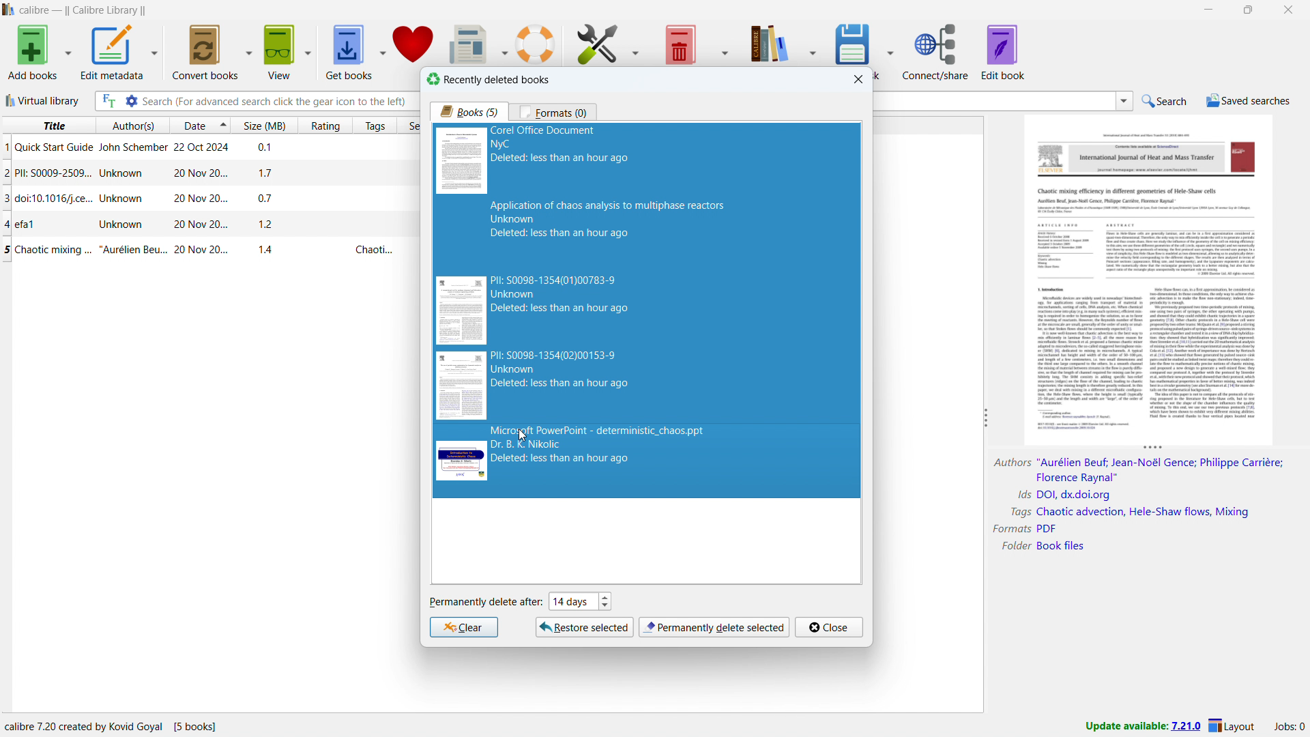  What do you see at coordinates (203, 225) in the screenshot?
I see `single book entry` at bounding box center [203, 225].